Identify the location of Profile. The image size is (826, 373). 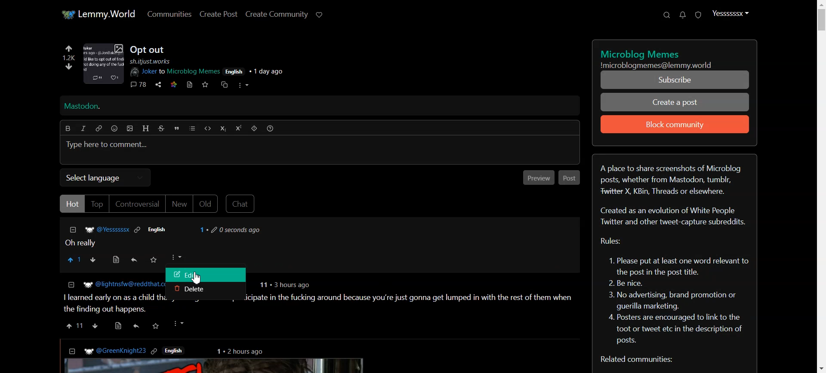
(730, 13).